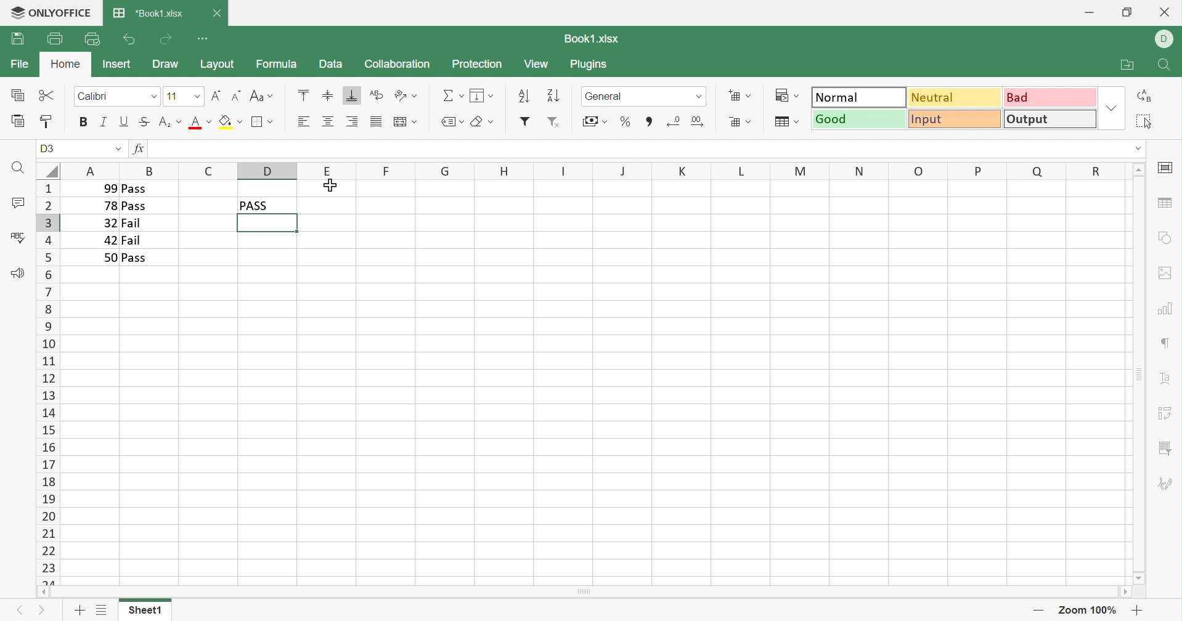 This screenshot has width=1182, height=621. What do you see at coordinates (1051, 118) in the screenshot?
I see `Output` at bounding box center [1051, 118].